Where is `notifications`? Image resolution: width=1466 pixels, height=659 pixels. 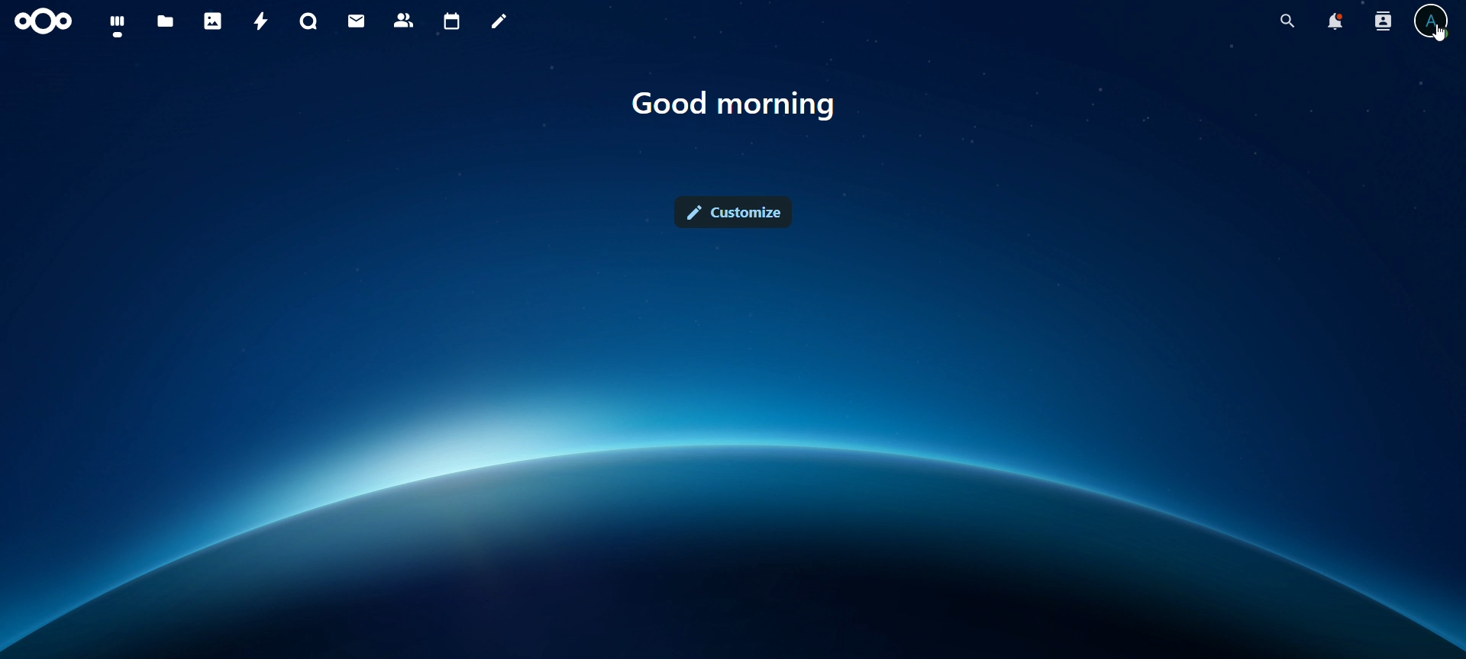 notifications is located at coordinates (1335, 21).